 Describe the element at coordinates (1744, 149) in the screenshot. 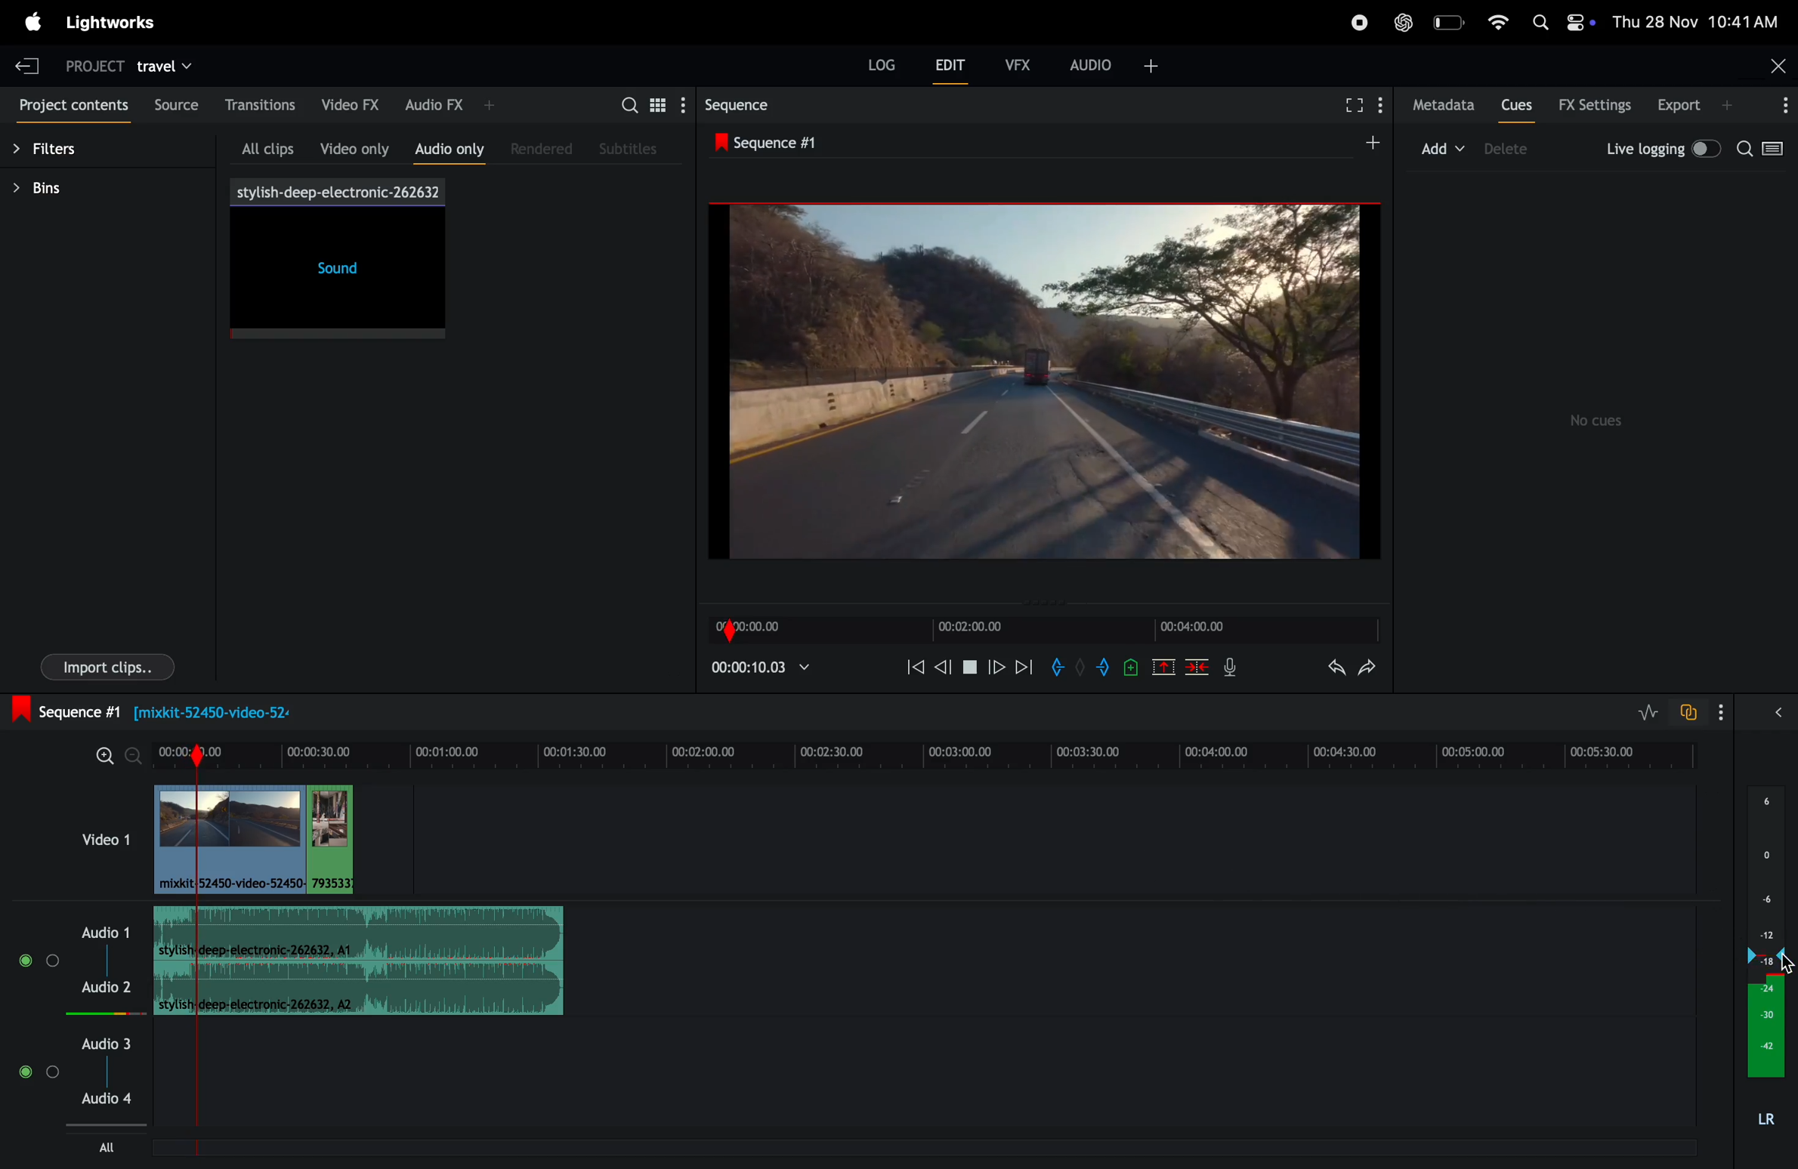

I see `search` at that location.